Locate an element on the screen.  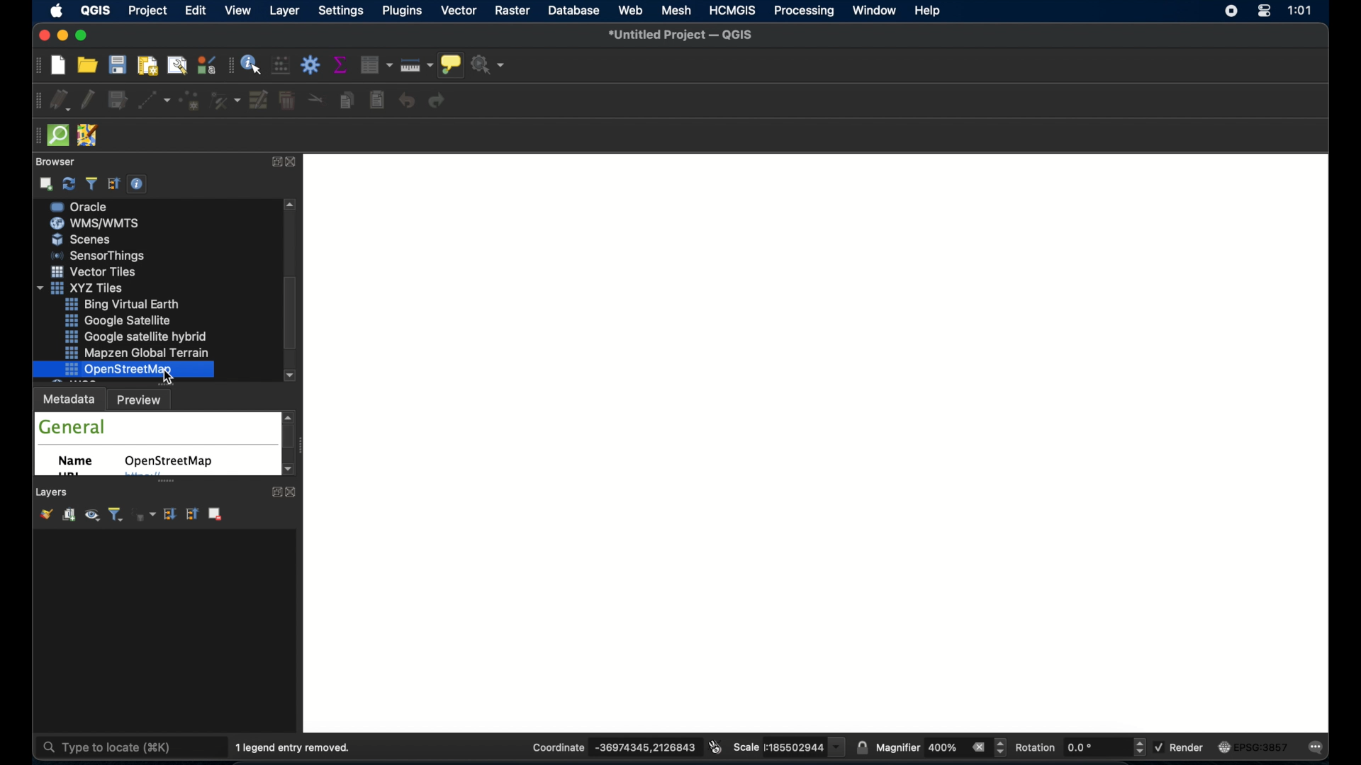
view is located at coordinates (240, 10).